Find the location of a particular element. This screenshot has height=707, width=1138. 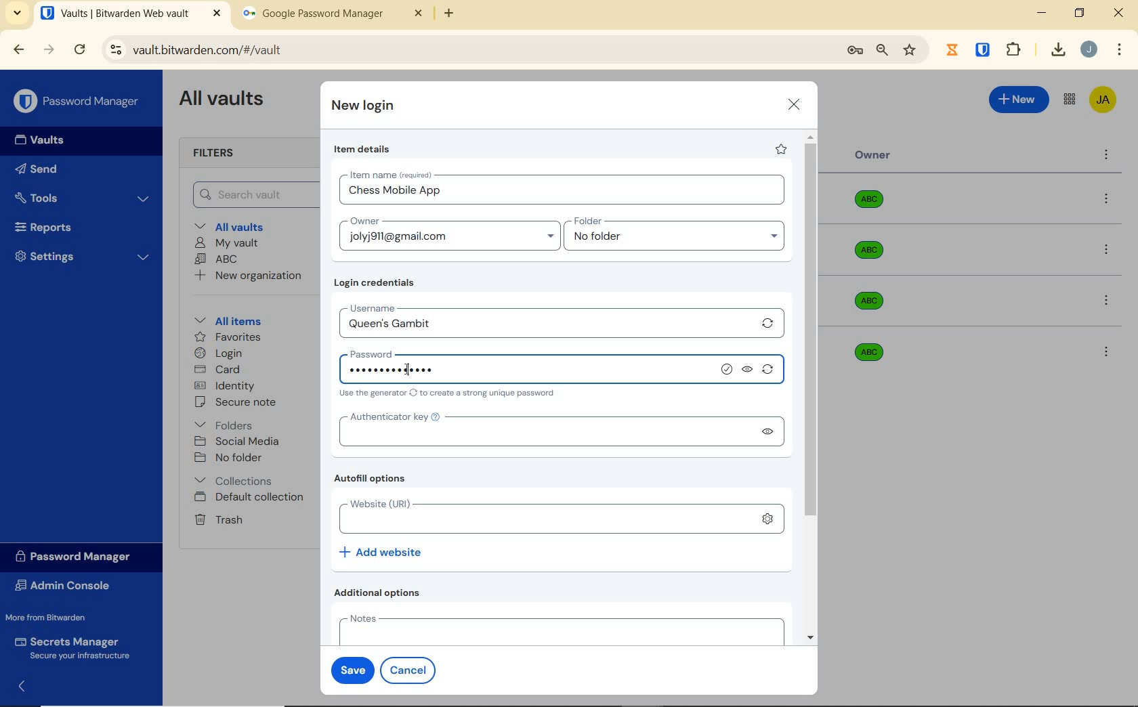

identity is located at coordinates (225, 386).